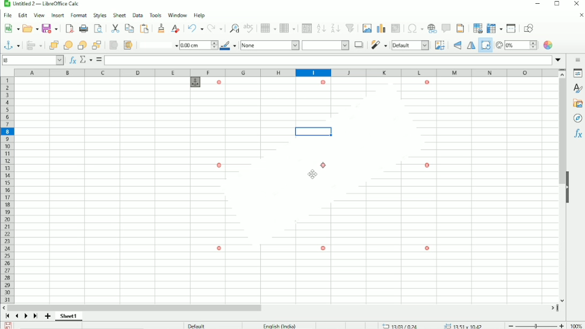 The width and height of the screenshot is (585, 329). What do you see at coordinates (576, 59) in the screenshot?
I see `Sidebar settings` at bounding box center [576, 59].